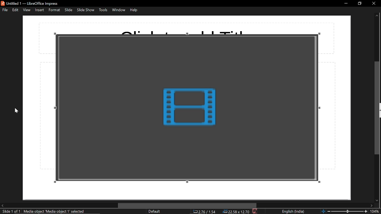  What do you see at coordinates (154, 211) in the screenshot?
I see `slide style` at bounding box center [154, 211].